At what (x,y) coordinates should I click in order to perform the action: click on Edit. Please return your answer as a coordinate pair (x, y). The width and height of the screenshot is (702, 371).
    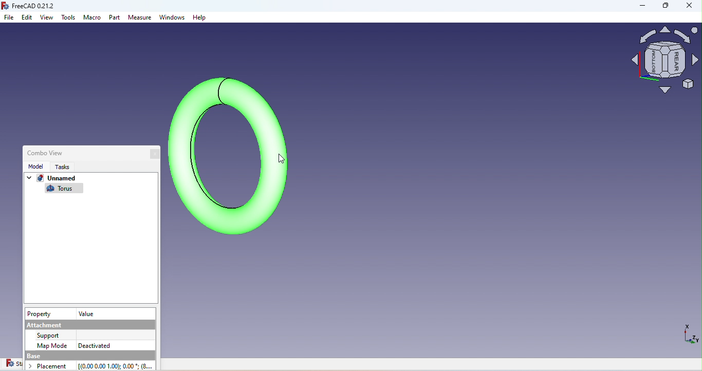
    Looking at the image, I should click on (27, 18).